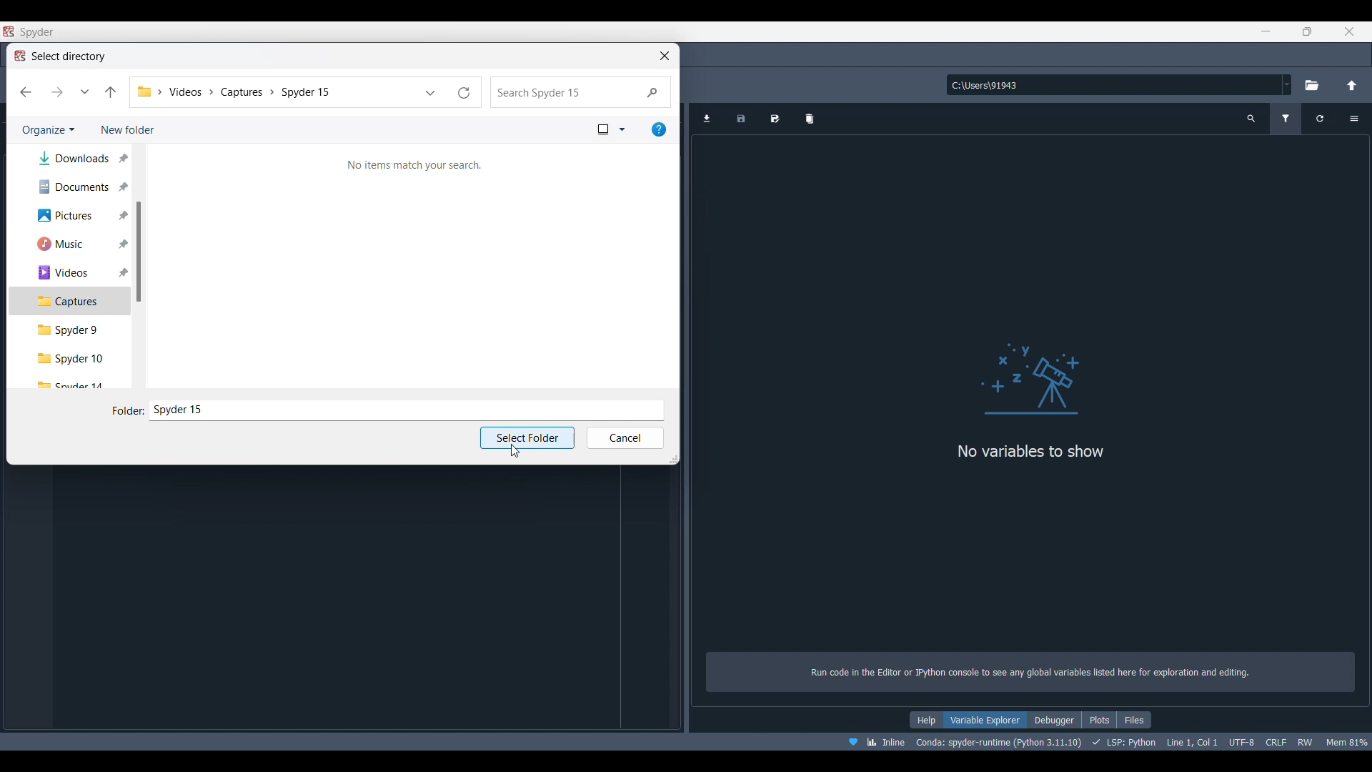 The width and height of the screenshot is (1372, 772). I want to click on Variable explorer, so click(985, 720).